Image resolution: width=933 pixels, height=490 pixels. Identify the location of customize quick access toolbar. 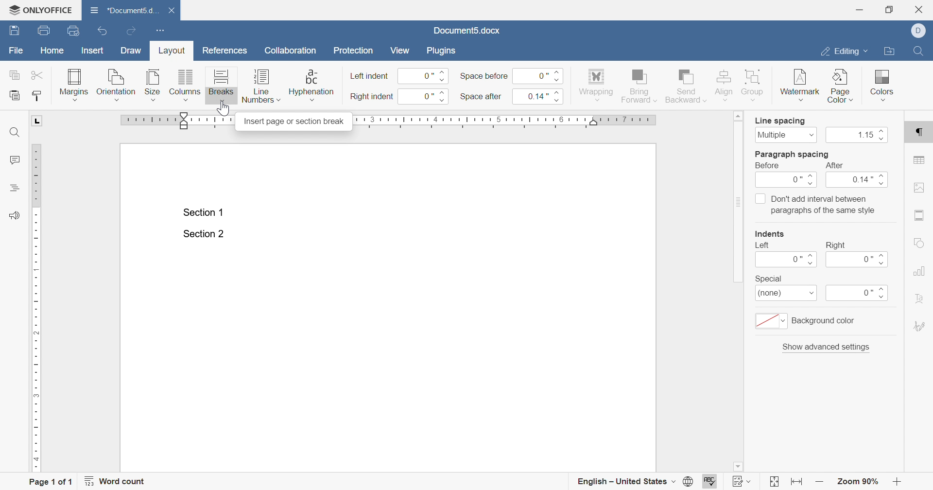
(162, 31).